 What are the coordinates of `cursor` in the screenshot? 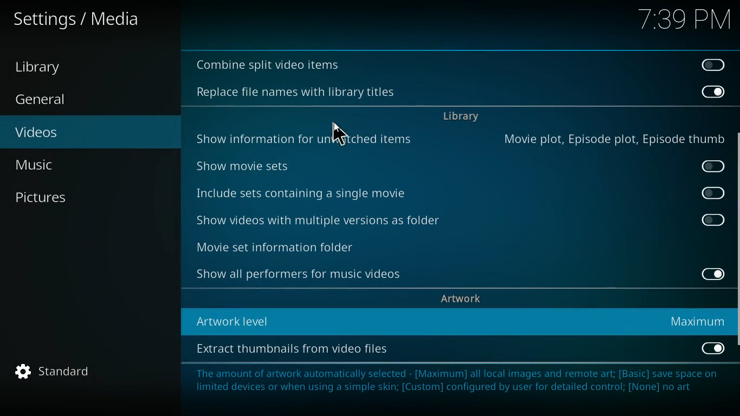 It's located at (342, 135).